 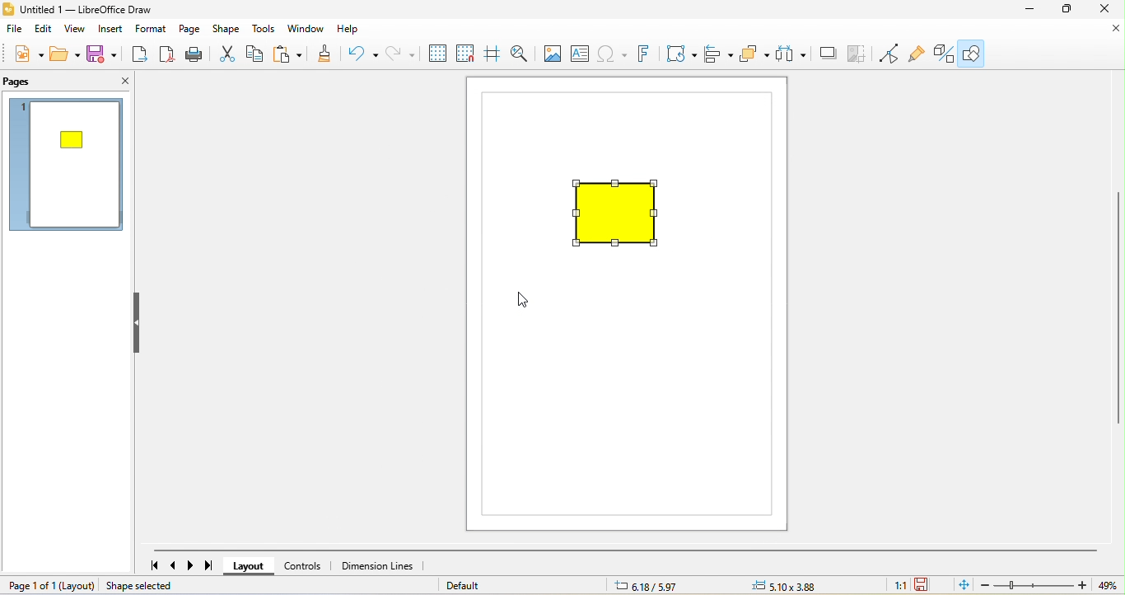 I want to click on format, so click(x=154, y=30).